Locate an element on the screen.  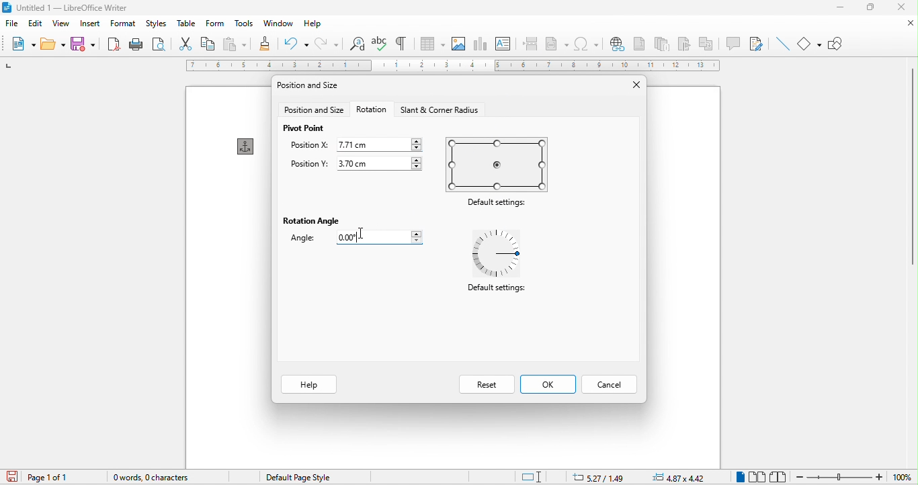
7.71 cm is located at coordinates (381, 144).